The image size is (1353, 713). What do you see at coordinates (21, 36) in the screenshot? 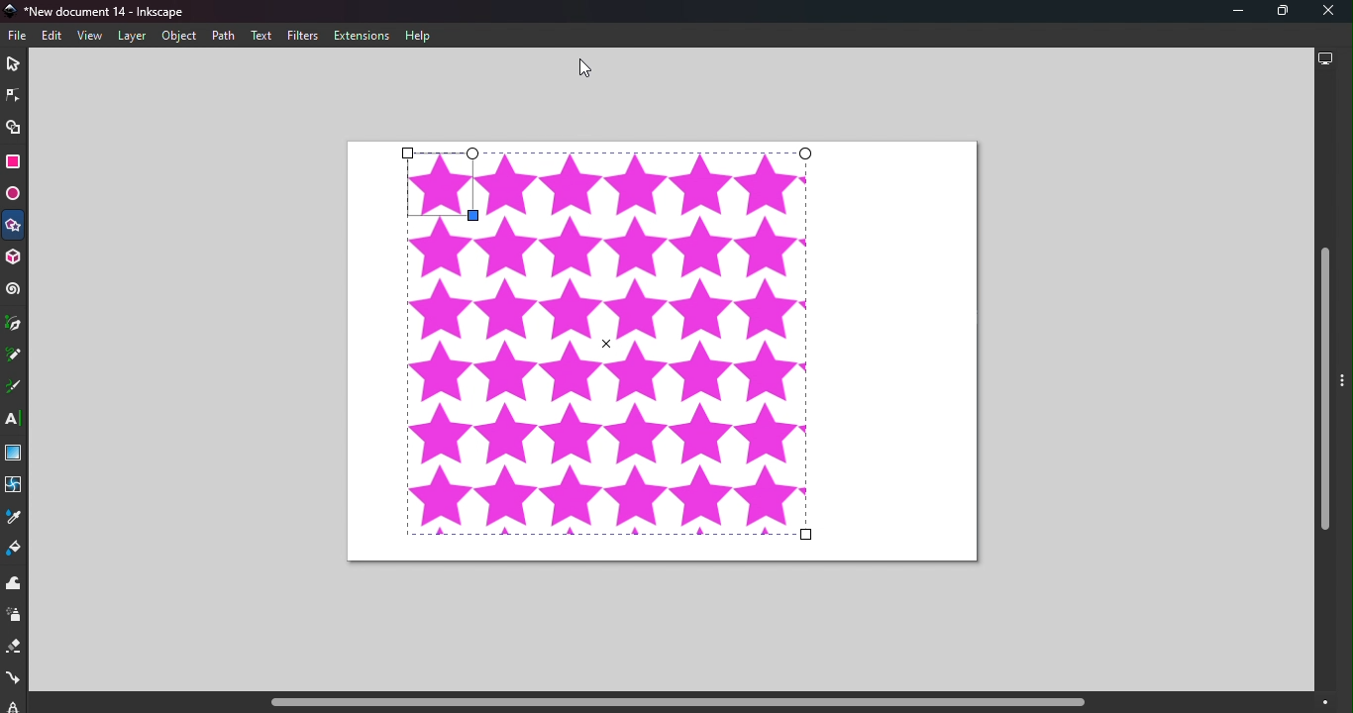
I see `File` at bounding box center [21, 36].